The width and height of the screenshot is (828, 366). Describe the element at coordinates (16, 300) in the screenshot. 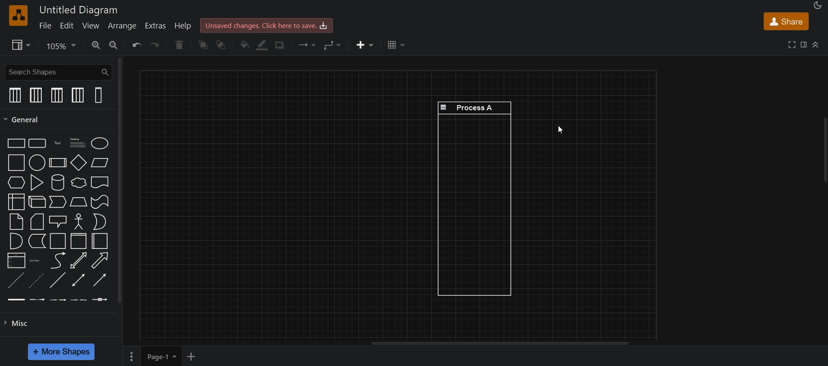

I see `link` at that location.